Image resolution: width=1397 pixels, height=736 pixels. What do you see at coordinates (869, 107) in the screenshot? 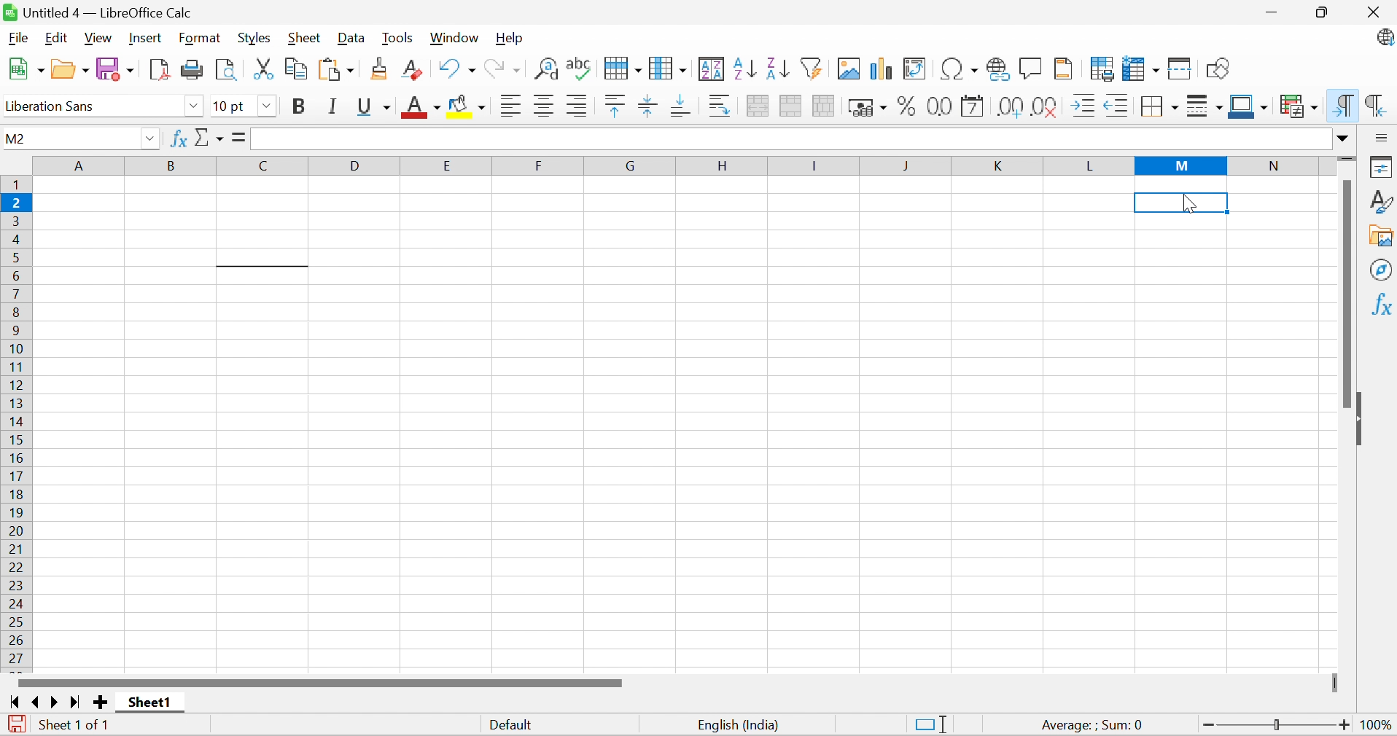
I see `Format as currency` at bounding box center [869, 107].